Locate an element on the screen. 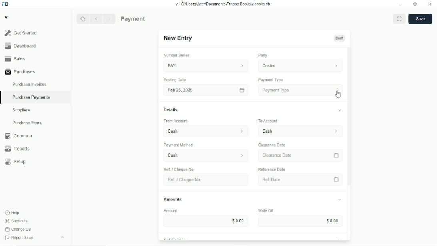 The height and width of the screenshot is (246, 437). Clearance Date is located at coordinates (295, 155).